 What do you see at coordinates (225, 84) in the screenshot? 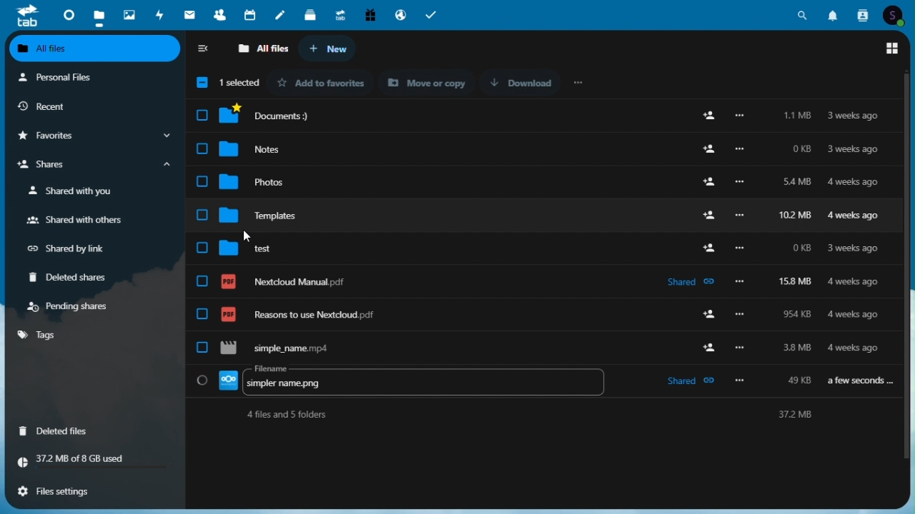
I see `1 selected` at bounding box center [225, 84].